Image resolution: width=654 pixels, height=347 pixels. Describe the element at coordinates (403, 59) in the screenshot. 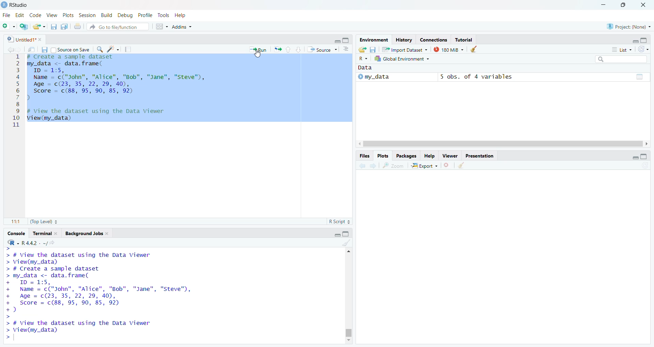

I see `Global Environment` at that location.